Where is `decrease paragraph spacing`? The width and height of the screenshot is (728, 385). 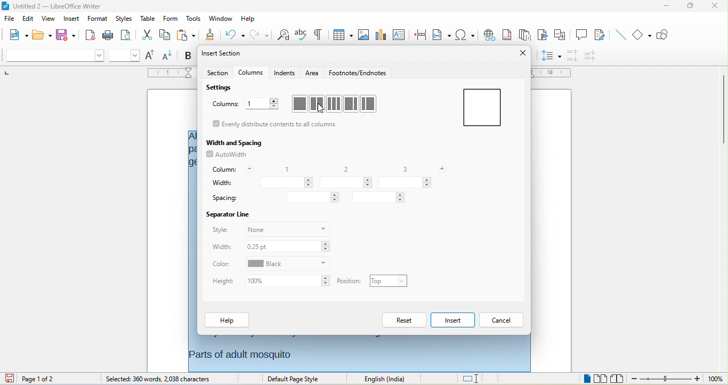
decrease paragraph spacing is located at coordinates (592, 55).